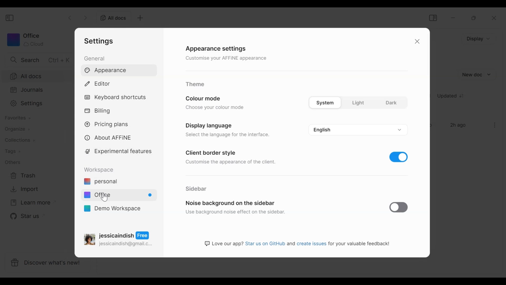 The width and height of the screenshot is (506, 285). What do you see at coordinates (25, 40) in the screenshot?
I see `Workspace icon` at bounding box center [25, 40].